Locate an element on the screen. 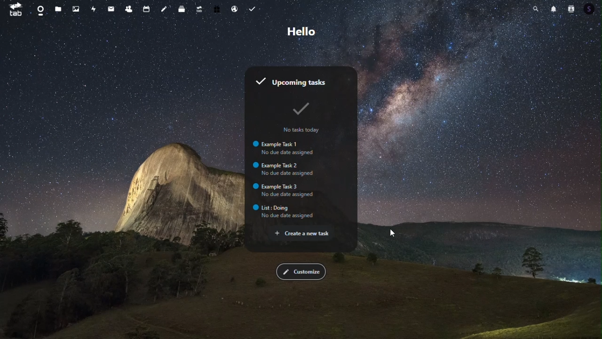  search is located at coordinates (536, 9).